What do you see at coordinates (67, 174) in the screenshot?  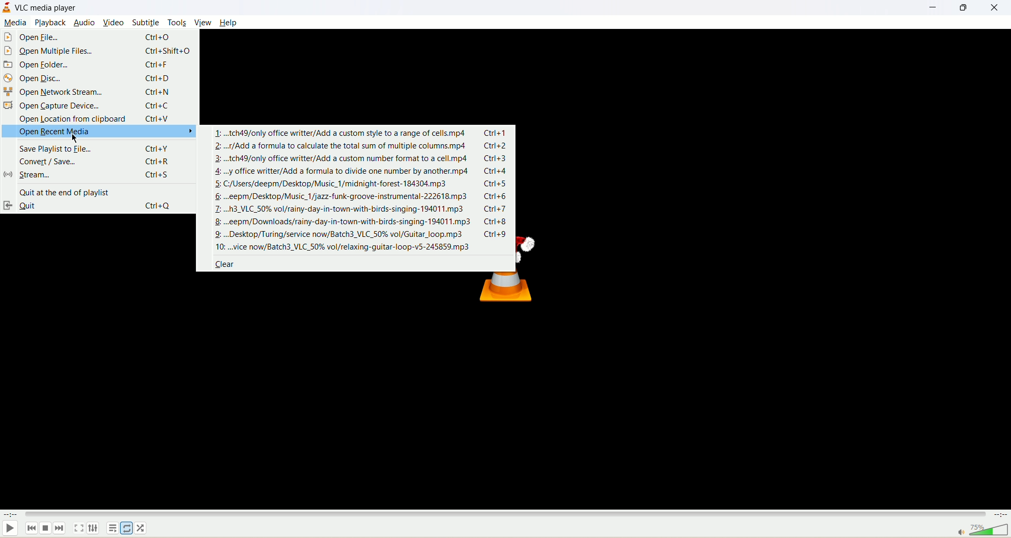 I see `stream...` at bounding box center [67, 174].